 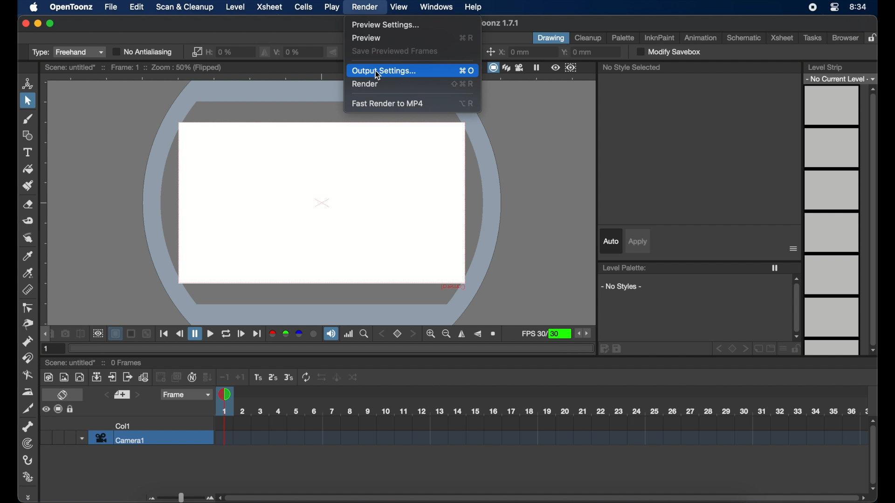 I want to click on , so click(x=747, y=349).